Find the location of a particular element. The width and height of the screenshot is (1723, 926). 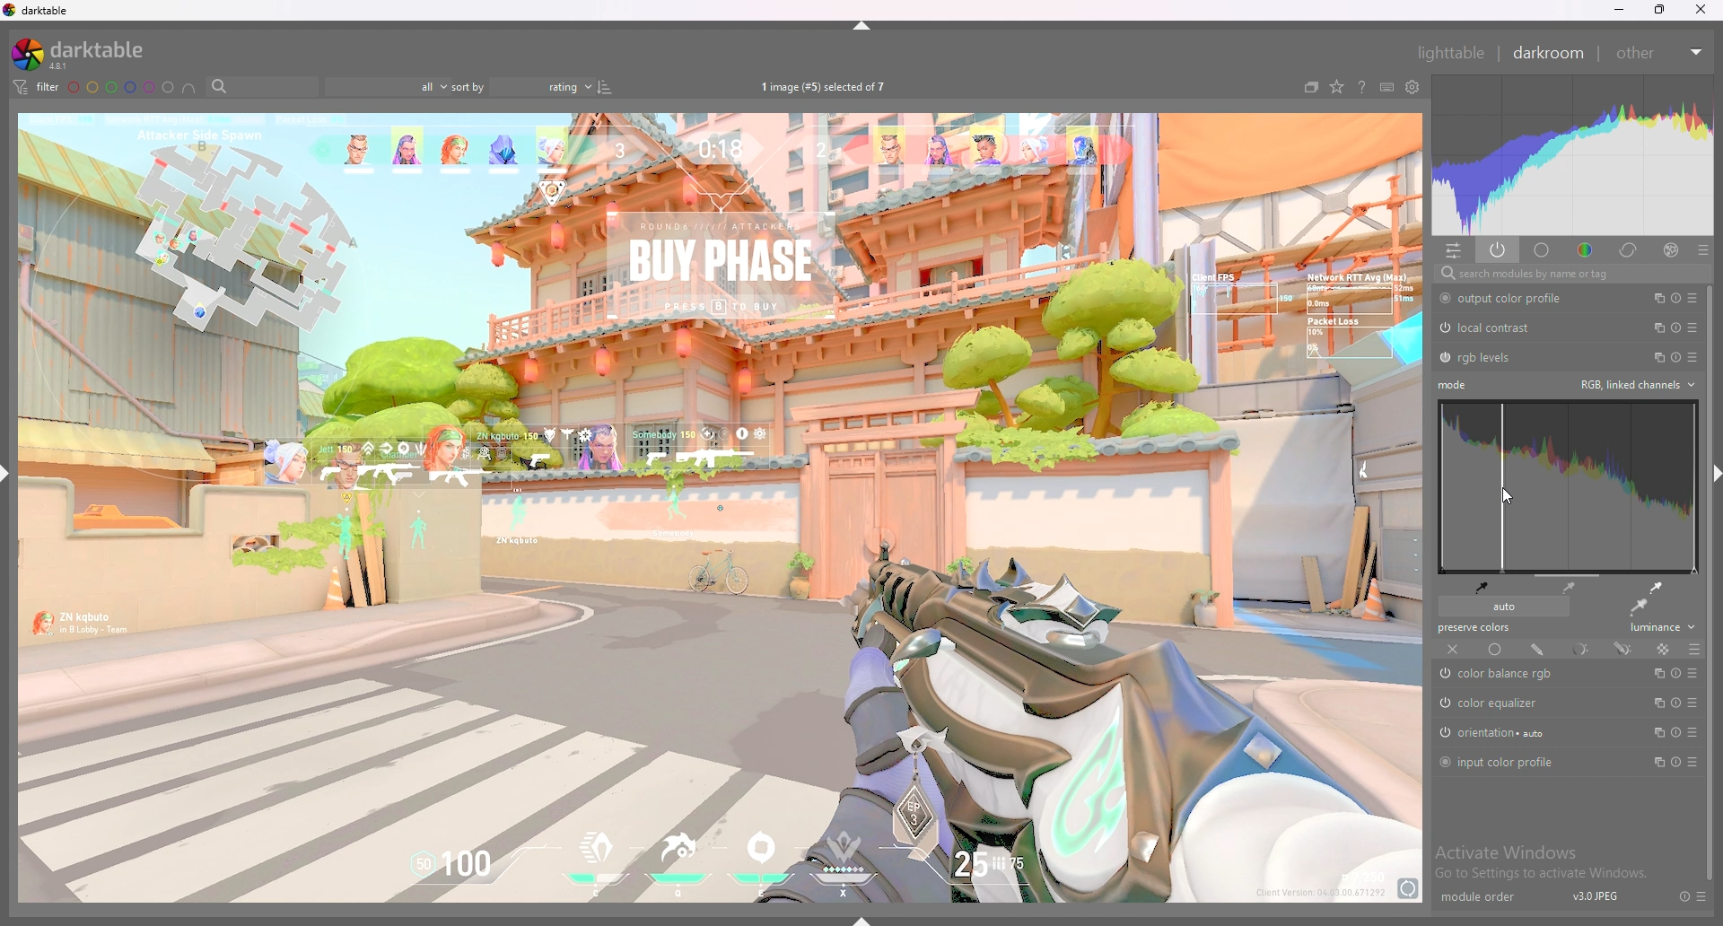

black point is located at coordinates (1482, 586).